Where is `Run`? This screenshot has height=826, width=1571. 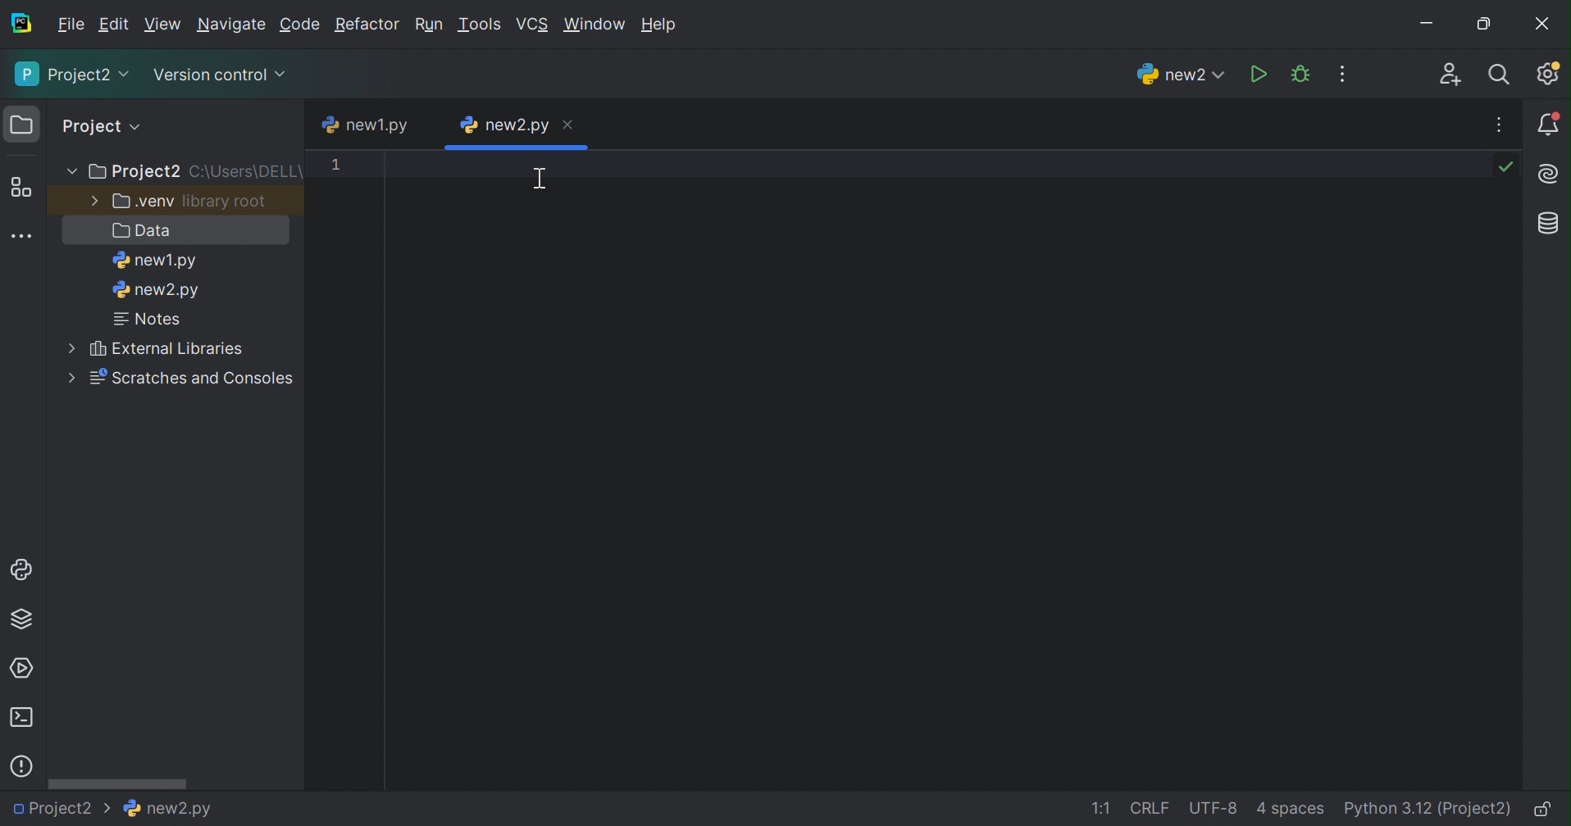
Run is located at coordinates (430, 22).